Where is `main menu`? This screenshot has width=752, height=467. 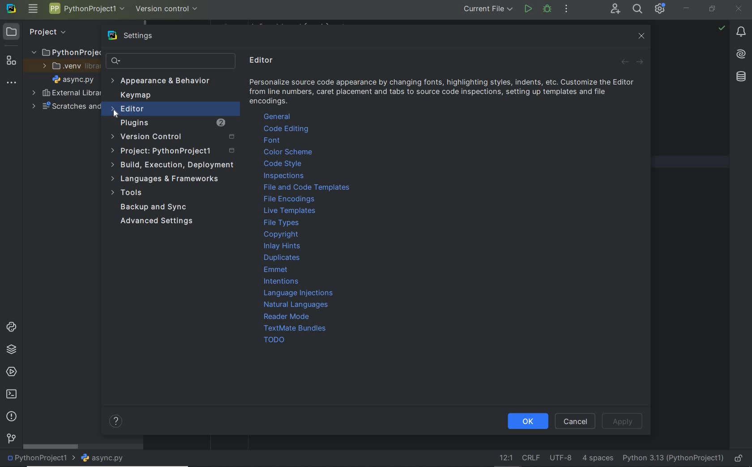 main menu is located at coordinates (34, 10).